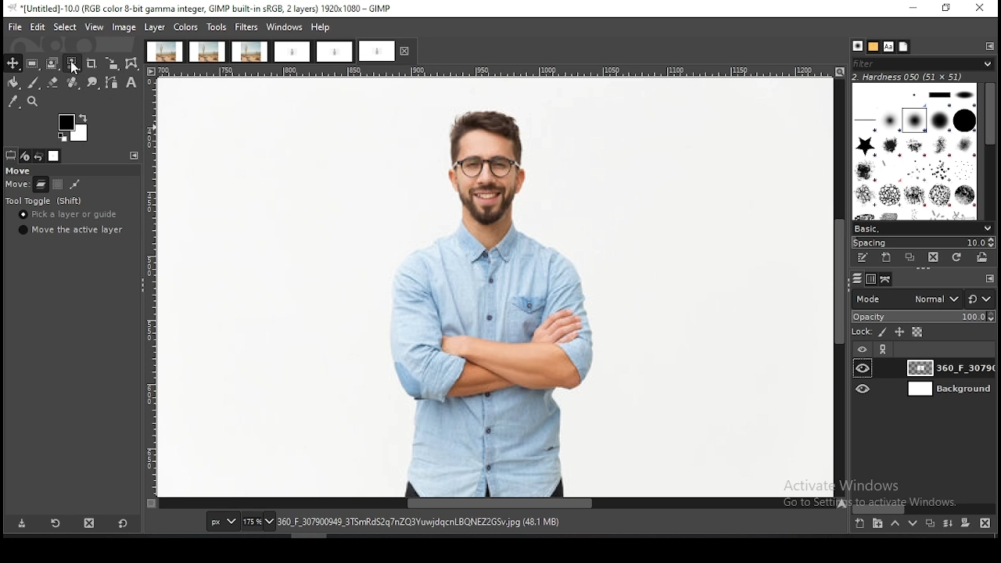 This screenshot has height=563, width=1001. Describe the element at coordinates (16, 27) in the screenshot. I see `file` at that location.